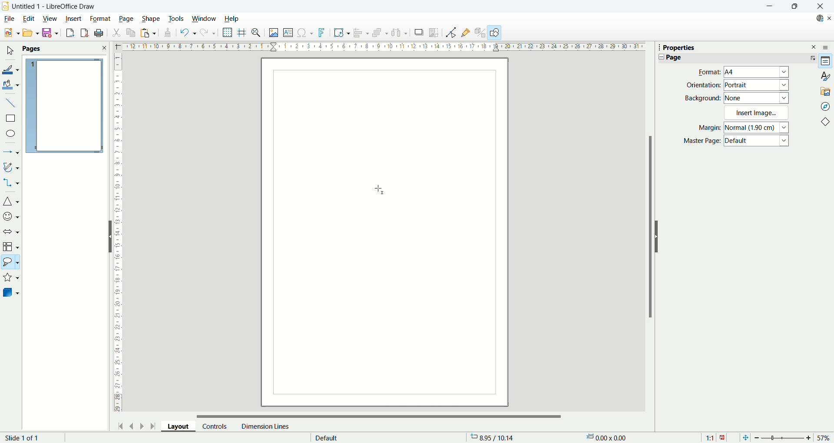  Describe the element at coordinates (496, 33) in the screenshot. I see `draw function` at that location.